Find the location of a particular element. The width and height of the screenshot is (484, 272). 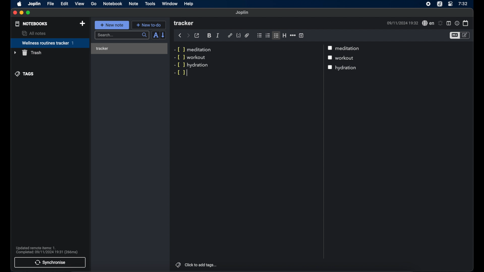

Updated remote items: 1. Complete: 09/11/2024 19:31 (266ms) is located at coordinates (49, 249).